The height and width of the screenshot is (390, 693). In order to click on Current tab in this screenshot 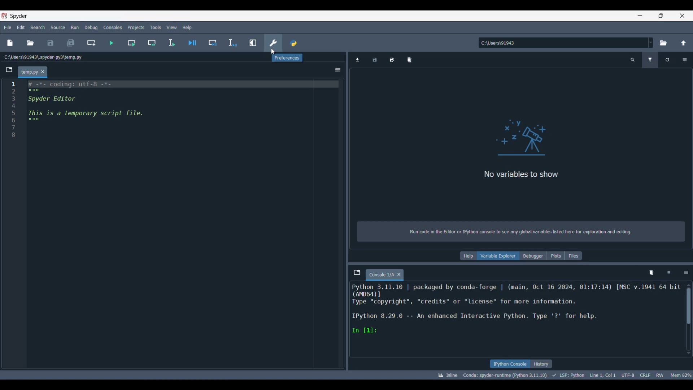, I will do `click(381, 275)`.